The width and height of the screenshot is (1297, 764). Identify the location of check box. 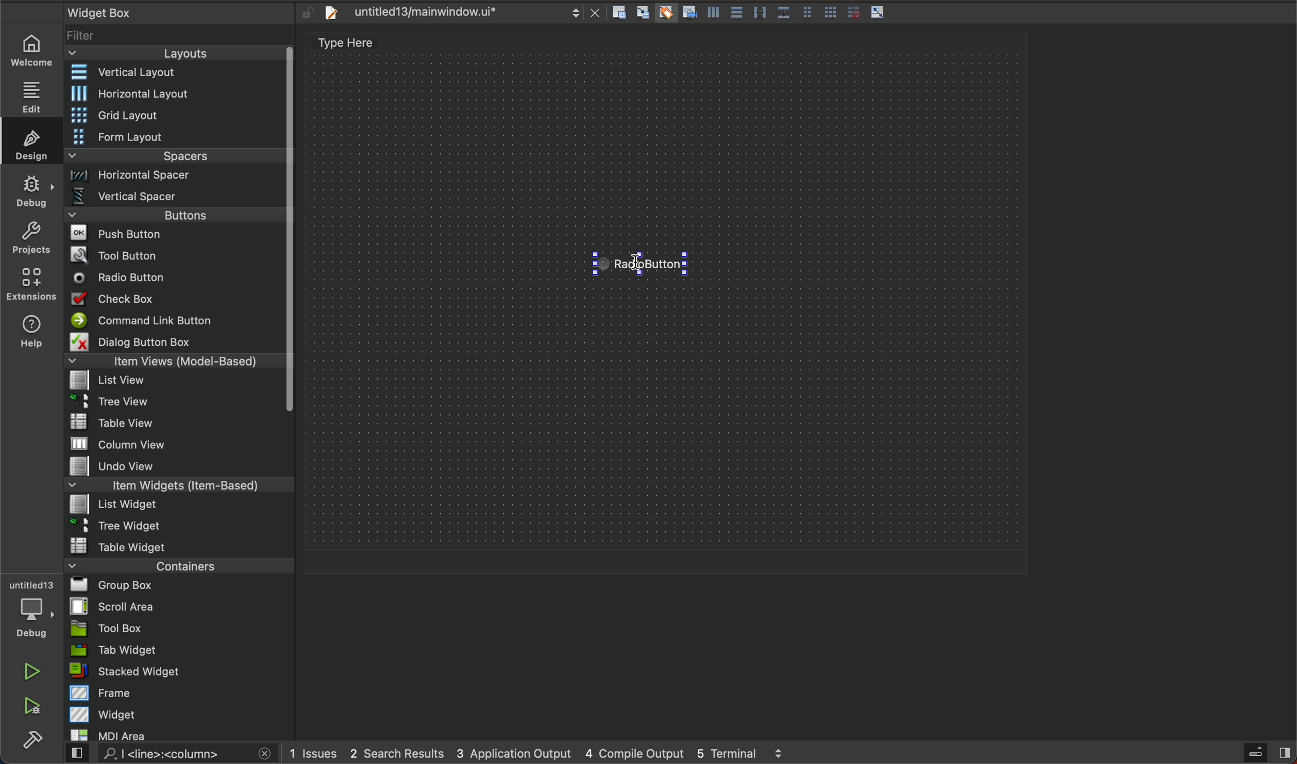
(175, 301).